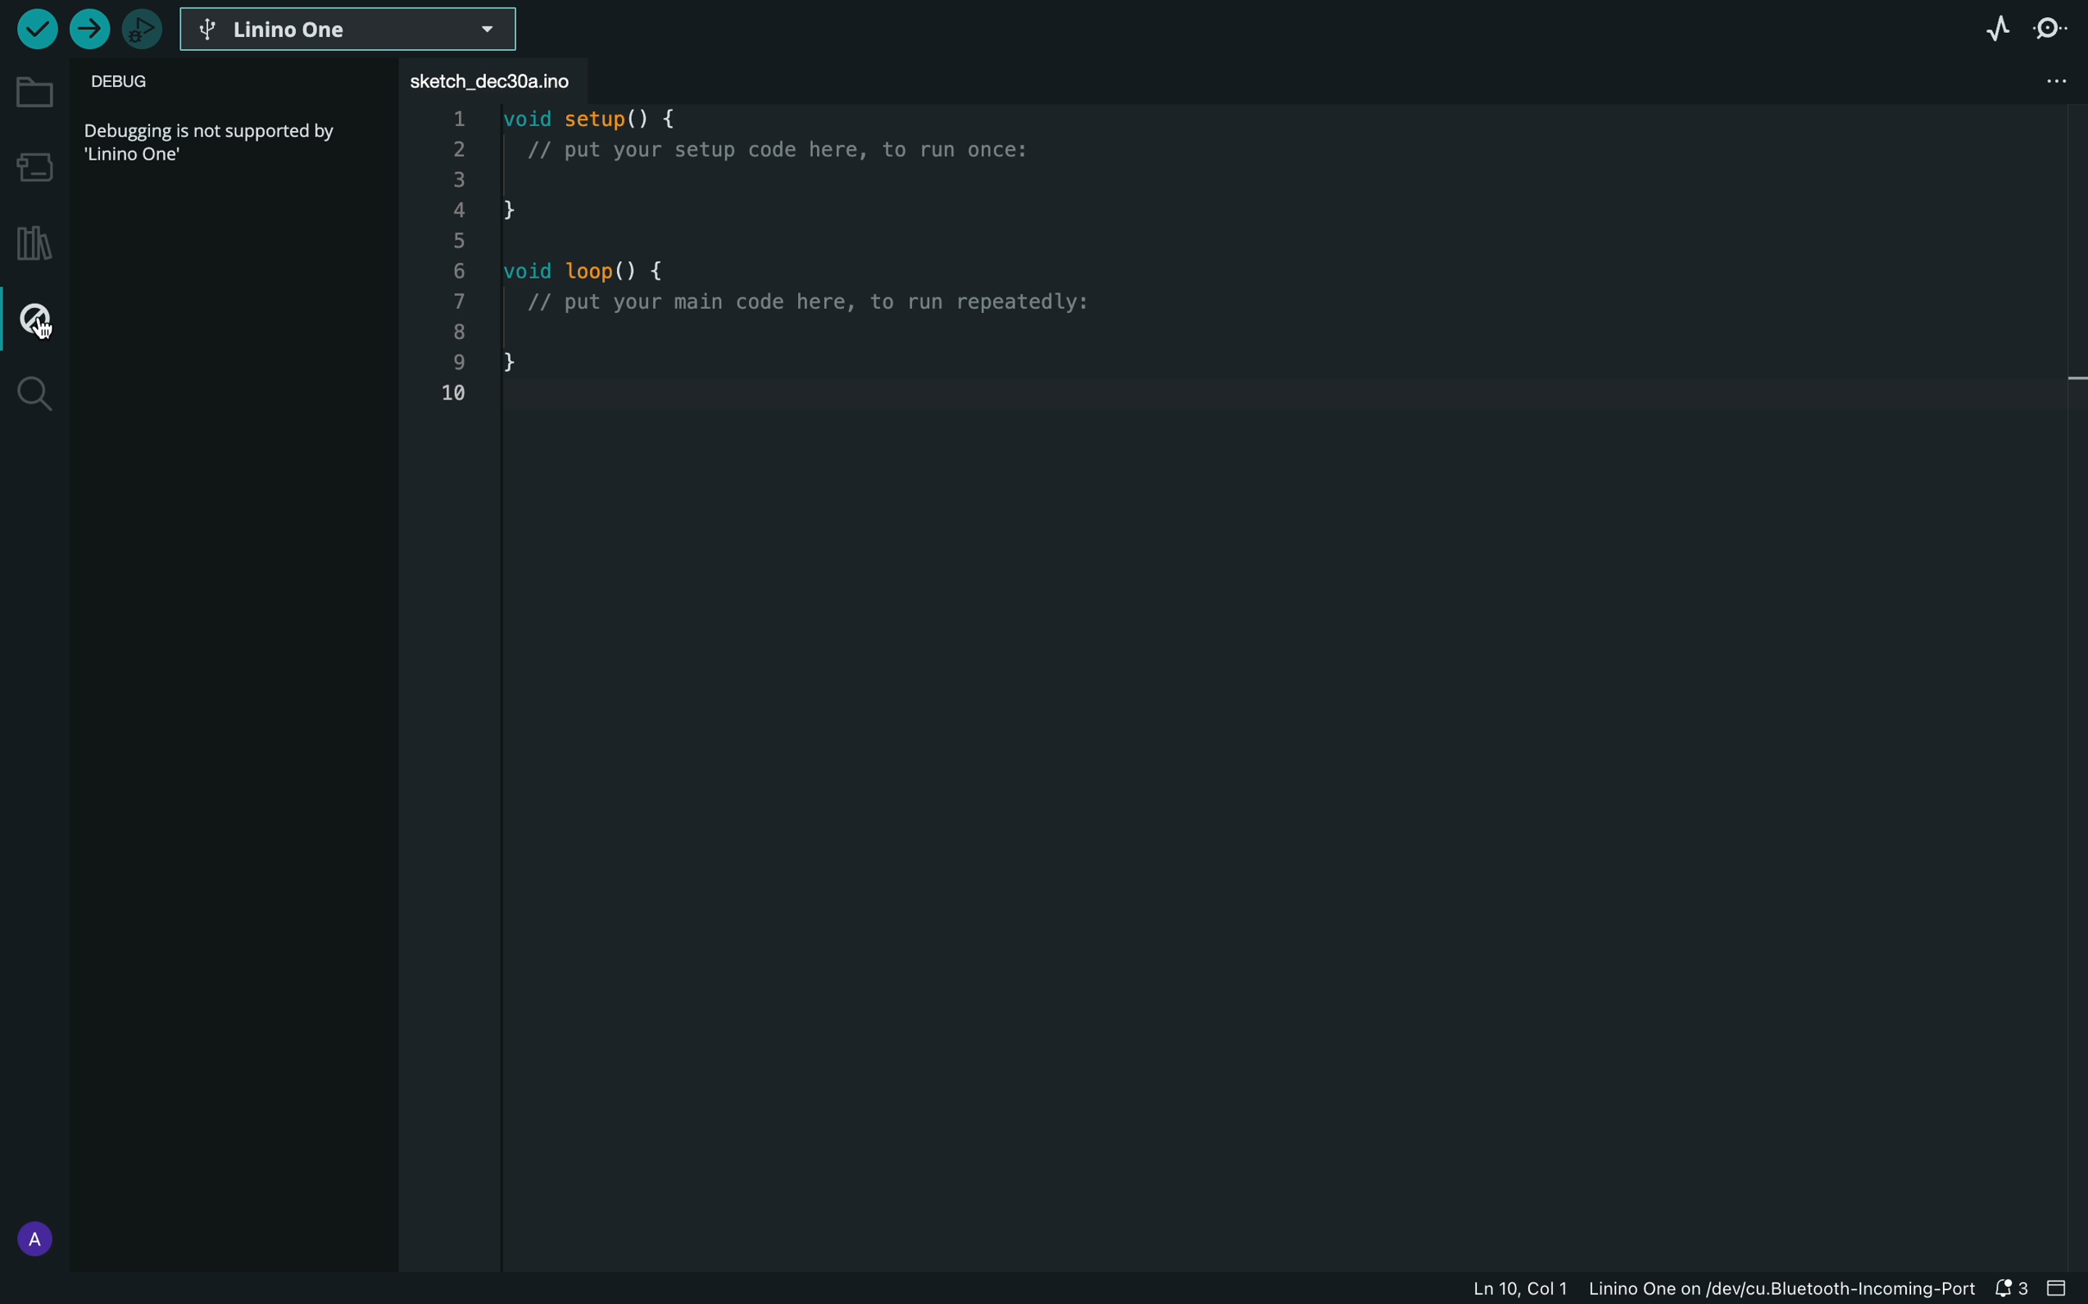 This screenshot has height=1304, width=2088. I want to click on serial monitor, so click(2053, 28).